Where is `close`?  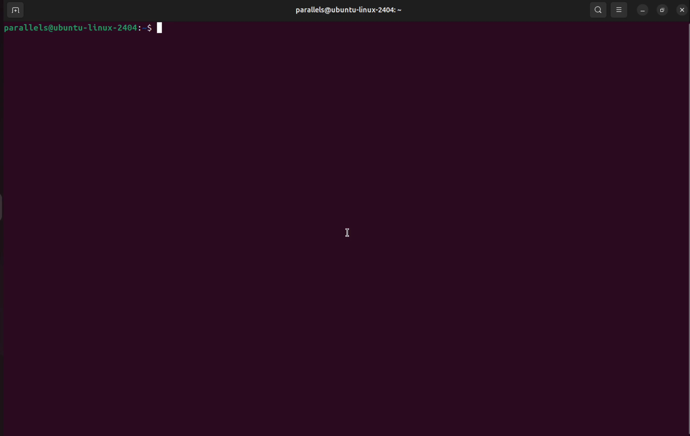 close is located at coordinates (680, 9).